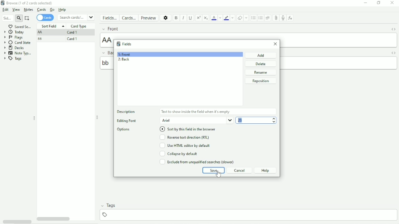 This screenshot has width=399, height=224. Describe the element at coordinates (75, 39) in the screenshot. I see `Card 1` at that location.